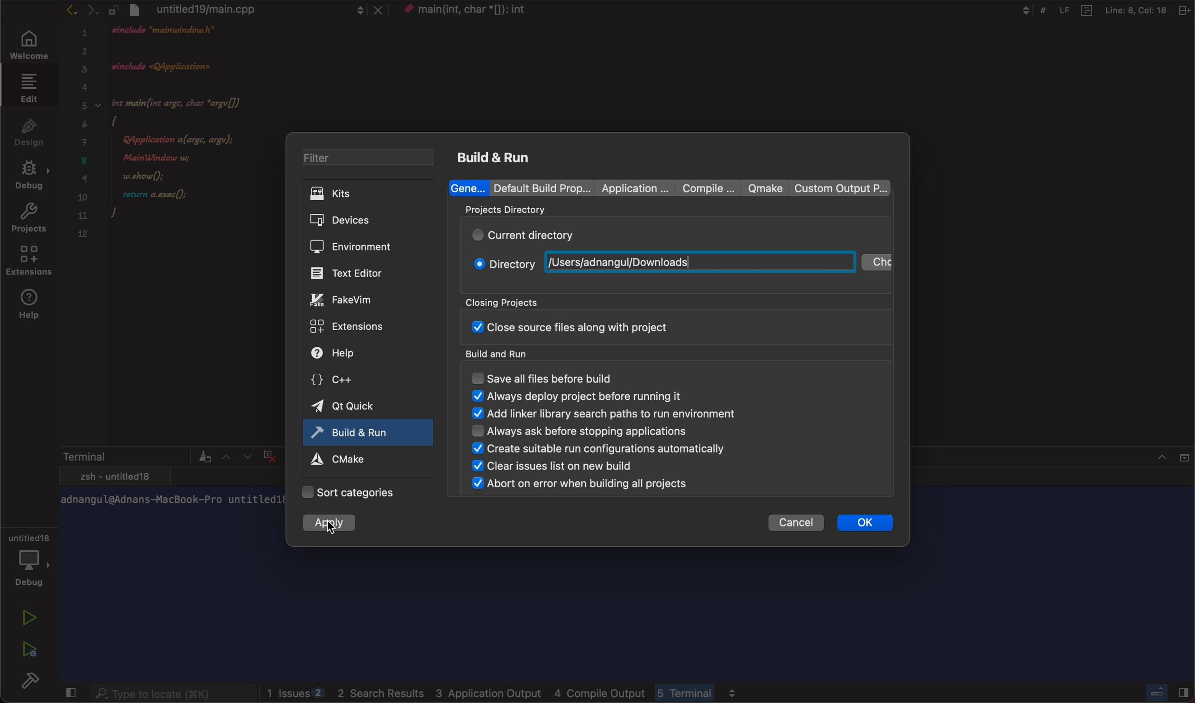 The height and width of the screenshot is (703, 1195). I want to click on add linker binary, so click(599, 415).